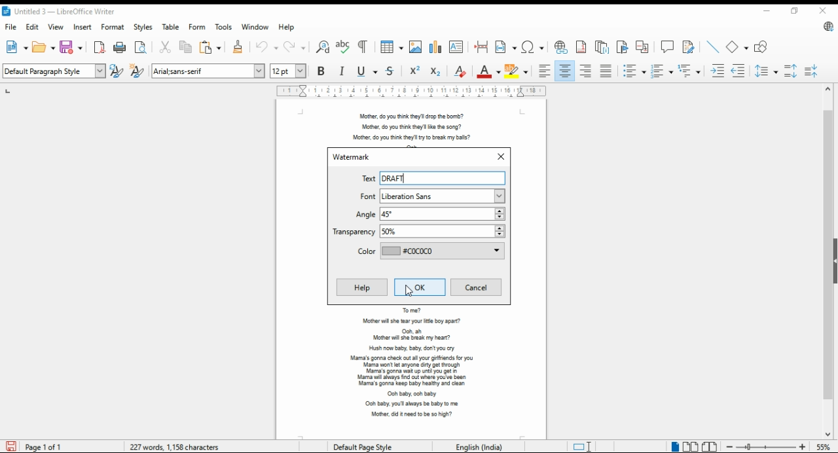 The width and height of the screenshot is (838, 453). Describe the element at coordinates (410, 292) in the screenshot. I see `mouse pointer` at that location.